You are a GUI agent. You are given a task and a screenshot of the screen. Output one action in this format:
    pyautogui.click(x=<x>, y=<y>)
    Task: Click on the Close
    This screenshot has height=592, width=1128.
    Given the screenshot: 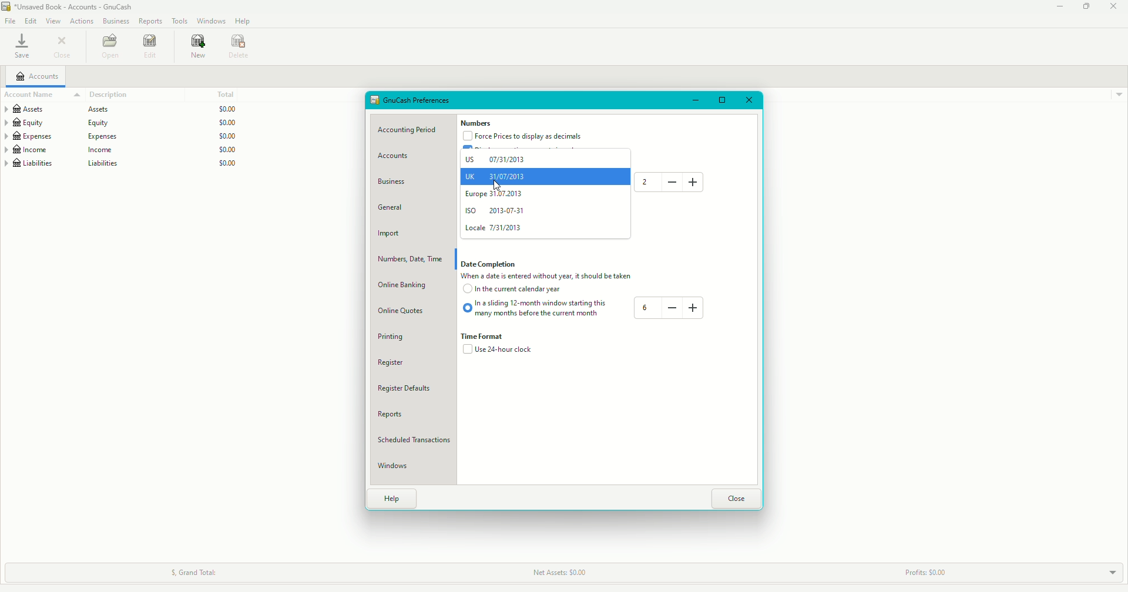 What is the action you would take?
    pyautogui.click(x=61, y=48)
    